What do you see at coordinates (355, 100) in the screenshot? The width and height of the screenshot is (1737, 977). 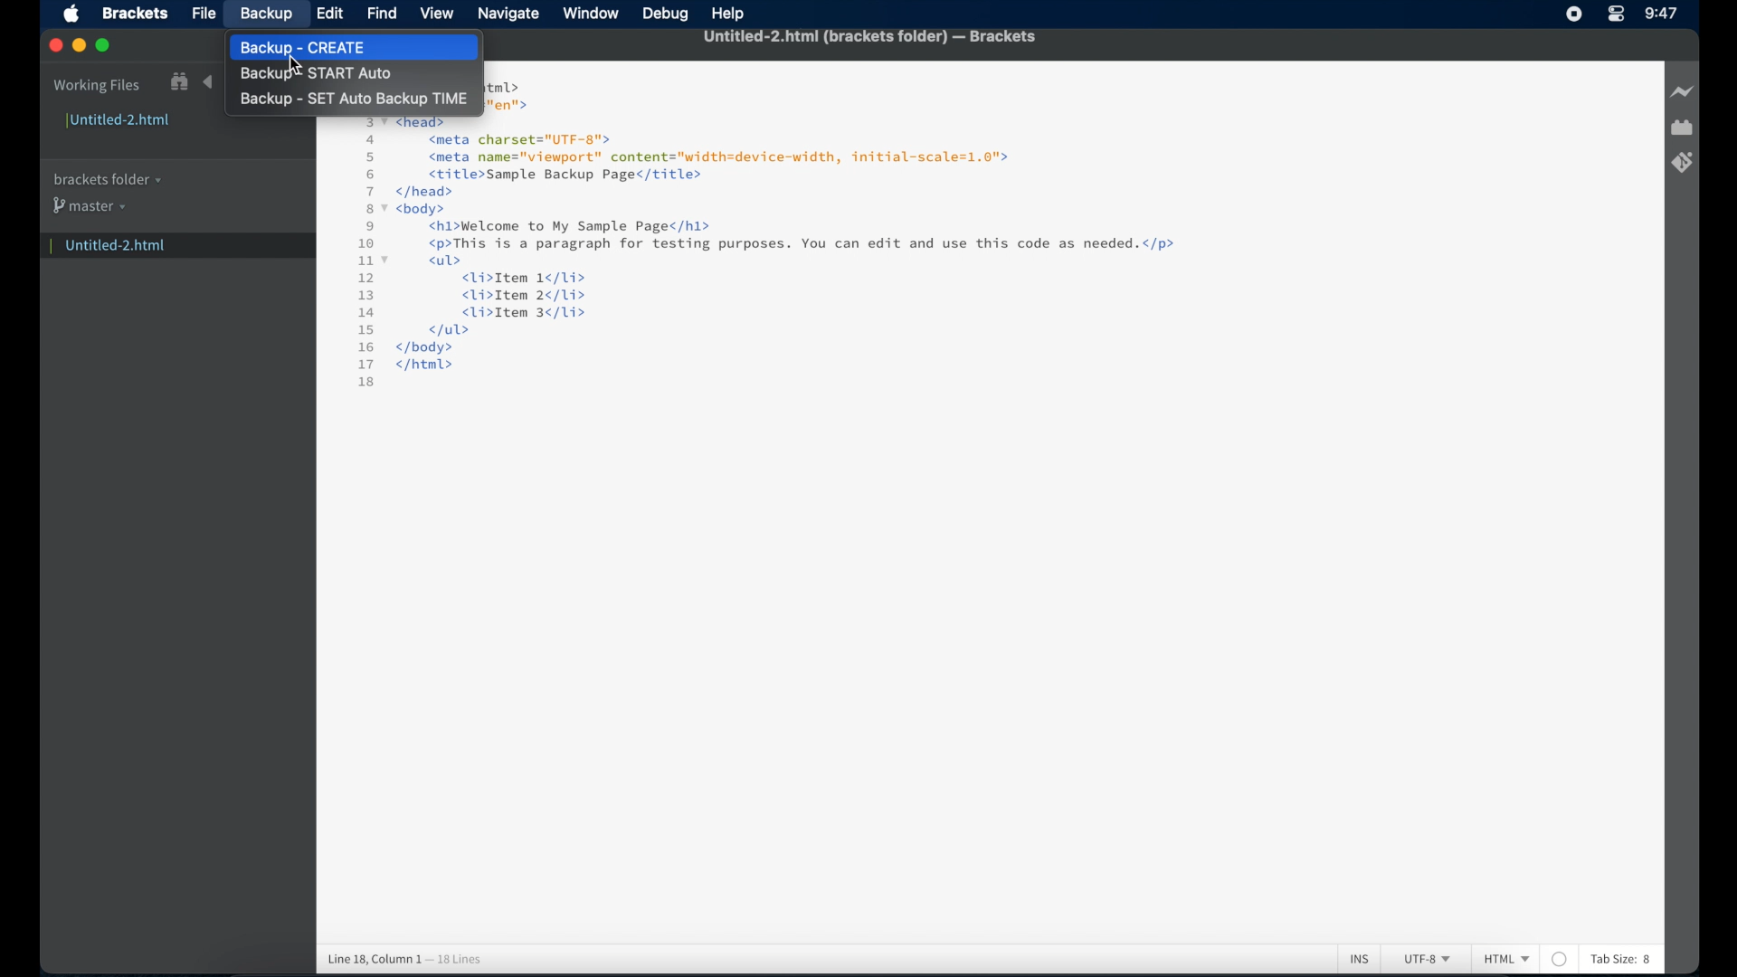 I see `backup - set auto backup time` at bounding box center [355, 100].